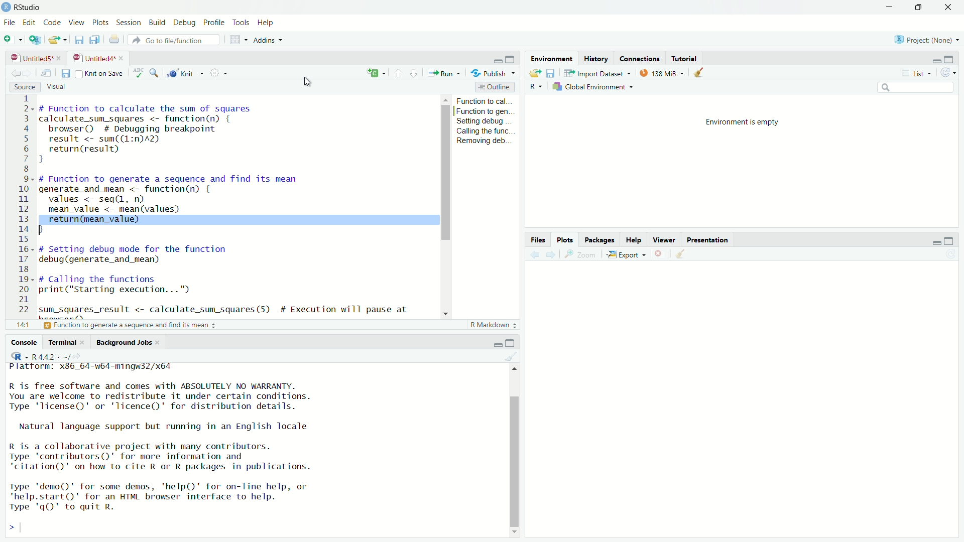  What do you see at coordinates (124, 58) in the screenshot?
I see `close` at bounding box center [124, 58].